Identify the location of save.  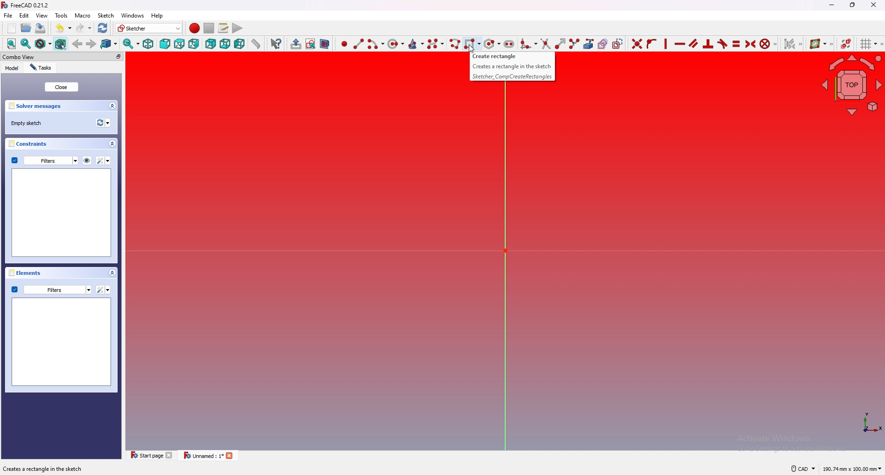
(41, 29).